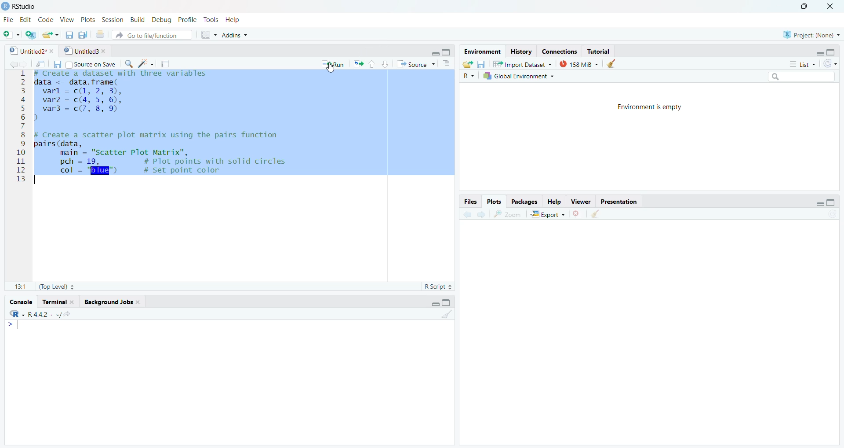 The height and width of the screenshot is (448, 844). I want to click on @ Proiect: (None) ~, so click(809, 33).